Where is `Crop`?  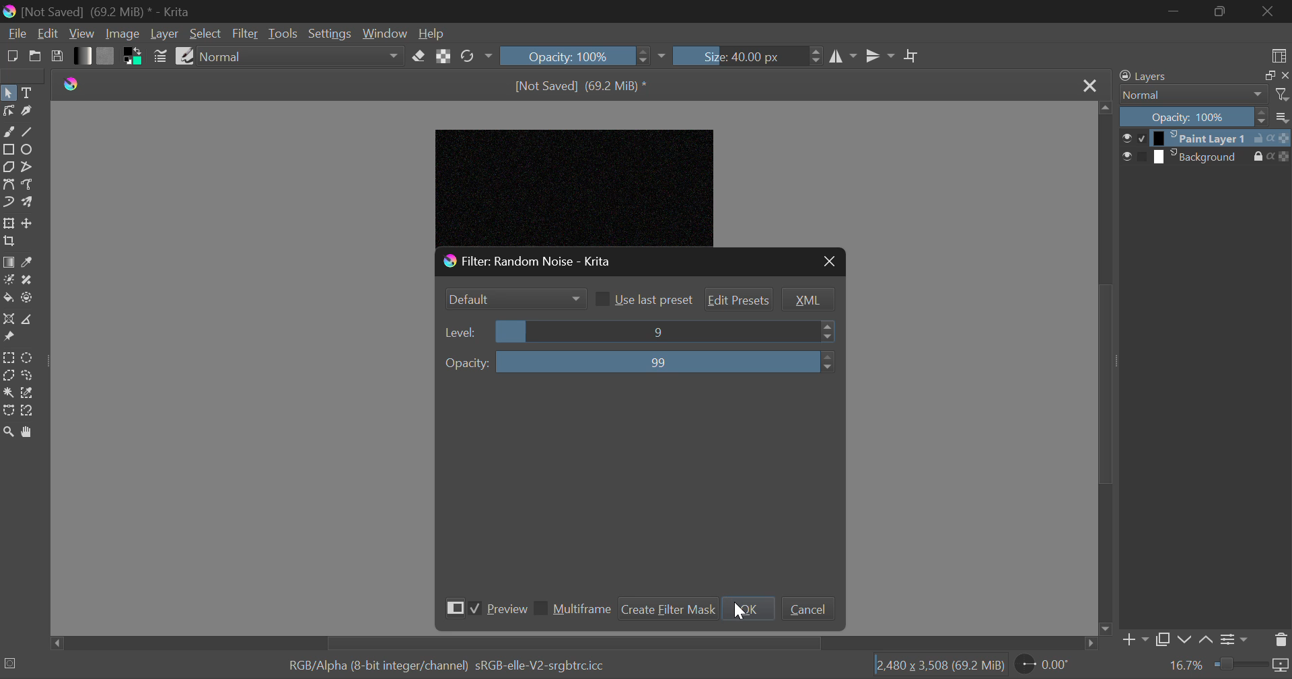 Crop is located at coordinates (8, 241).